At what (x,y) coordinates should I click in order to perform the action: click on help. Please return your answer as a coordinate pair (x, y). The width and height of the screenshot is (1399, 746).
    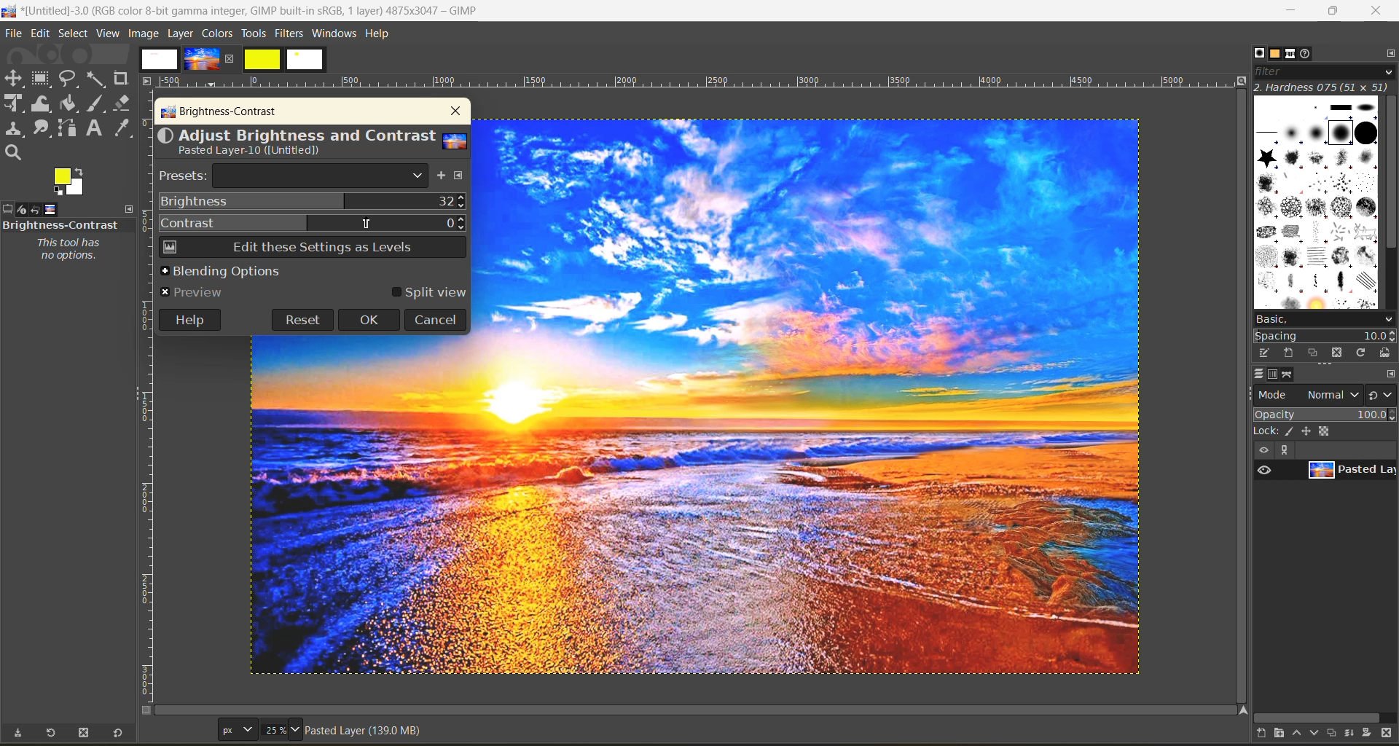
    Looking at the image, I should click on (380, 36).